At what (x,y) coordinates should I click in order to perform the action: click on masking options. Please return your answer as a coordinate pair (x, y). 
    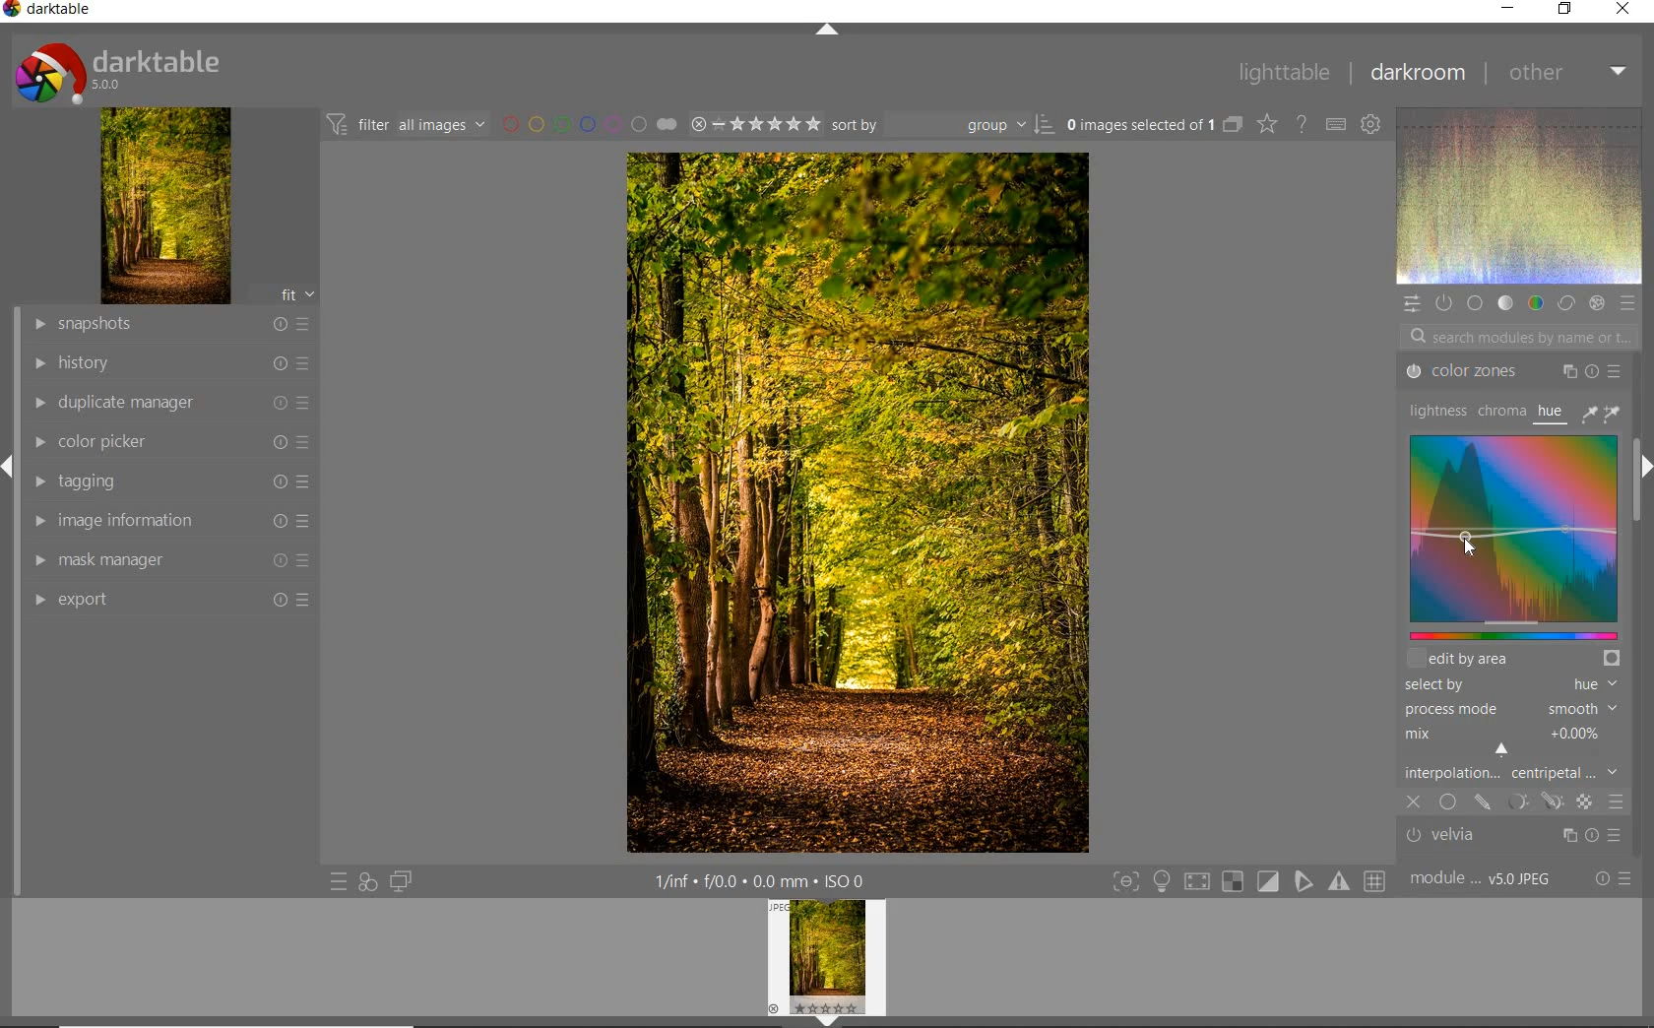
    Looking at the image, I should click on (1531, 803).